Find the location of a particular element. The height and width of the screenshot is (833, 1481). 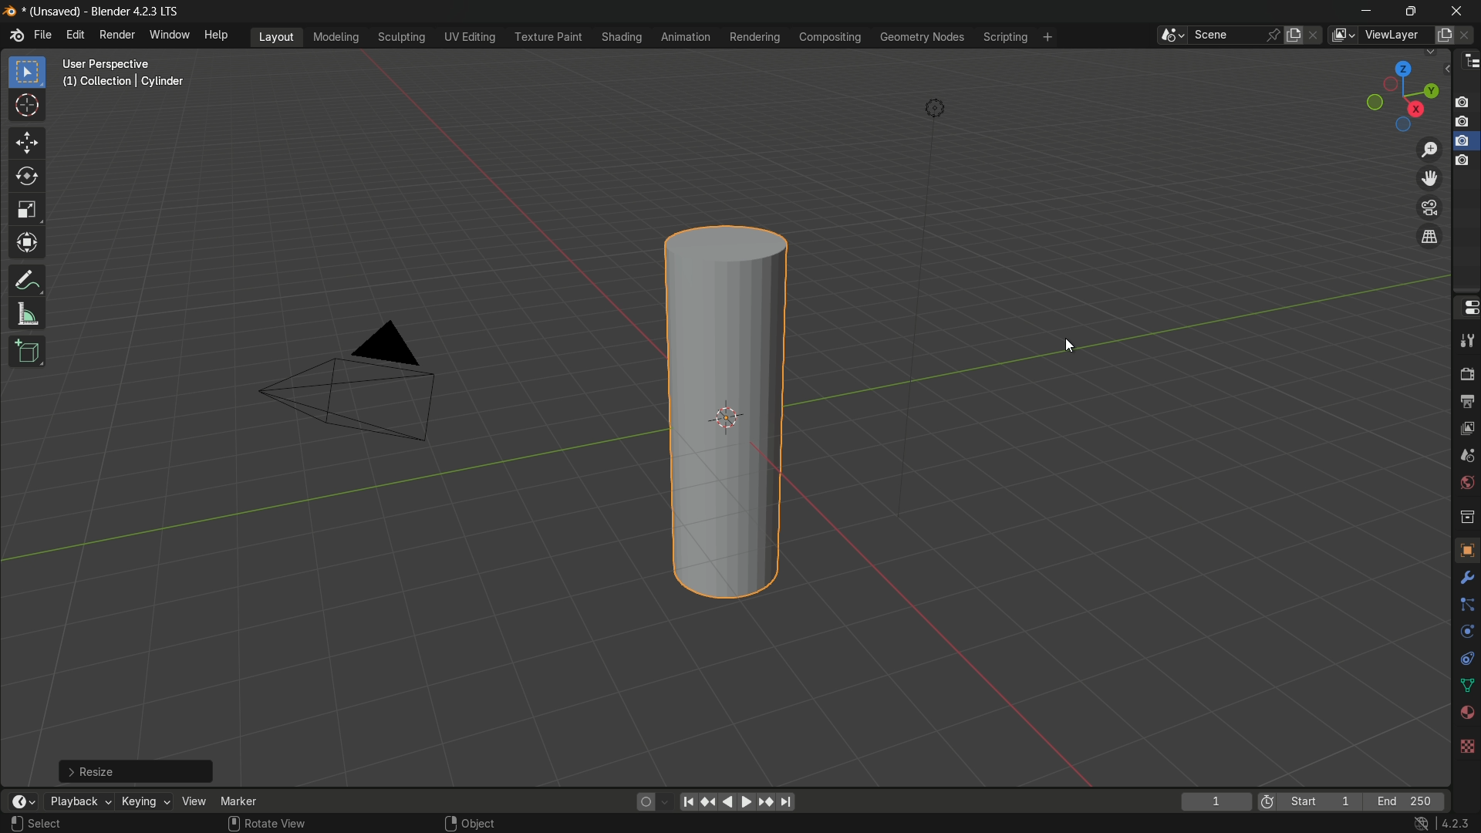

Select is located at coordinates (49, 825).